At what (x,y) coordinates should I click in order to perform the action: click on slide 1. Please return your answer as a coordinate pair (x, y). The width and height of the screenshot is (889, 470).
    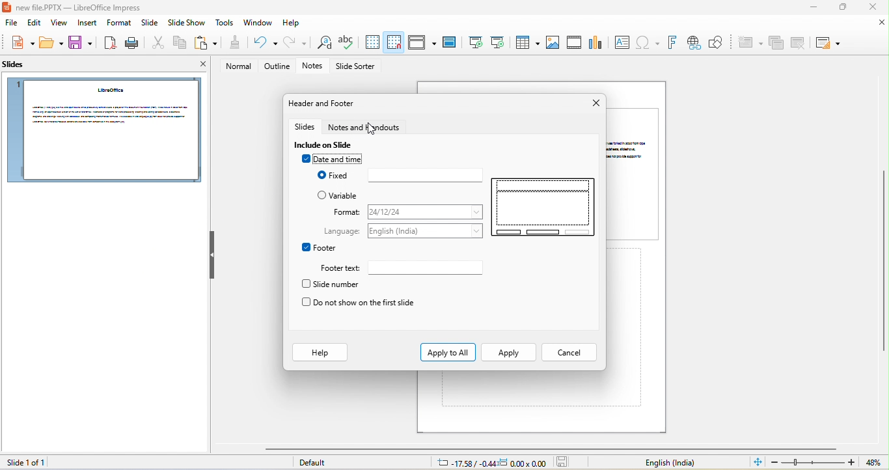
    Looking at the image, I should click on (103, 130).